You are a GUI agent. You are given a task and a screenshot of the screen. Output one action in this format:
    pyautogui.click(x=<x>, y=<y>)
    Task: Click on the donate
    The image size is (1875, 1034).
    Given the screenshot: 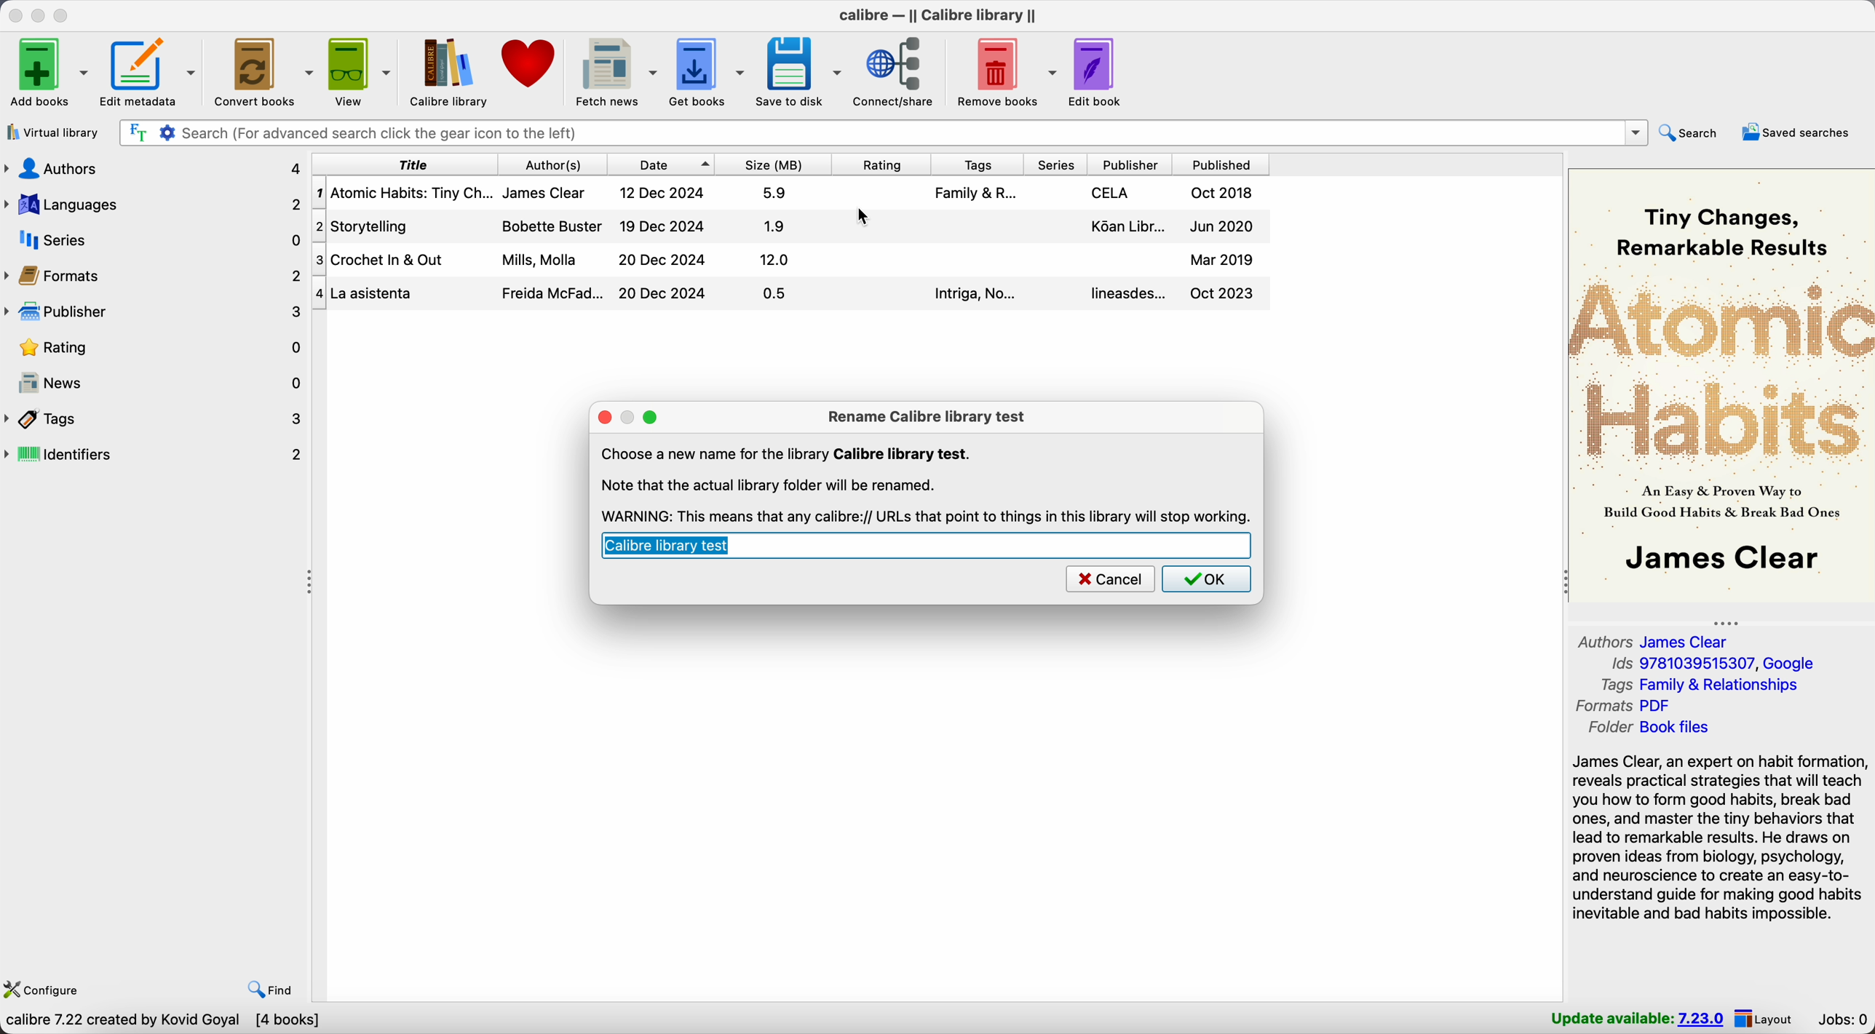 What is the action you would take?
    pyautogui.click(x=532, y=63)
    